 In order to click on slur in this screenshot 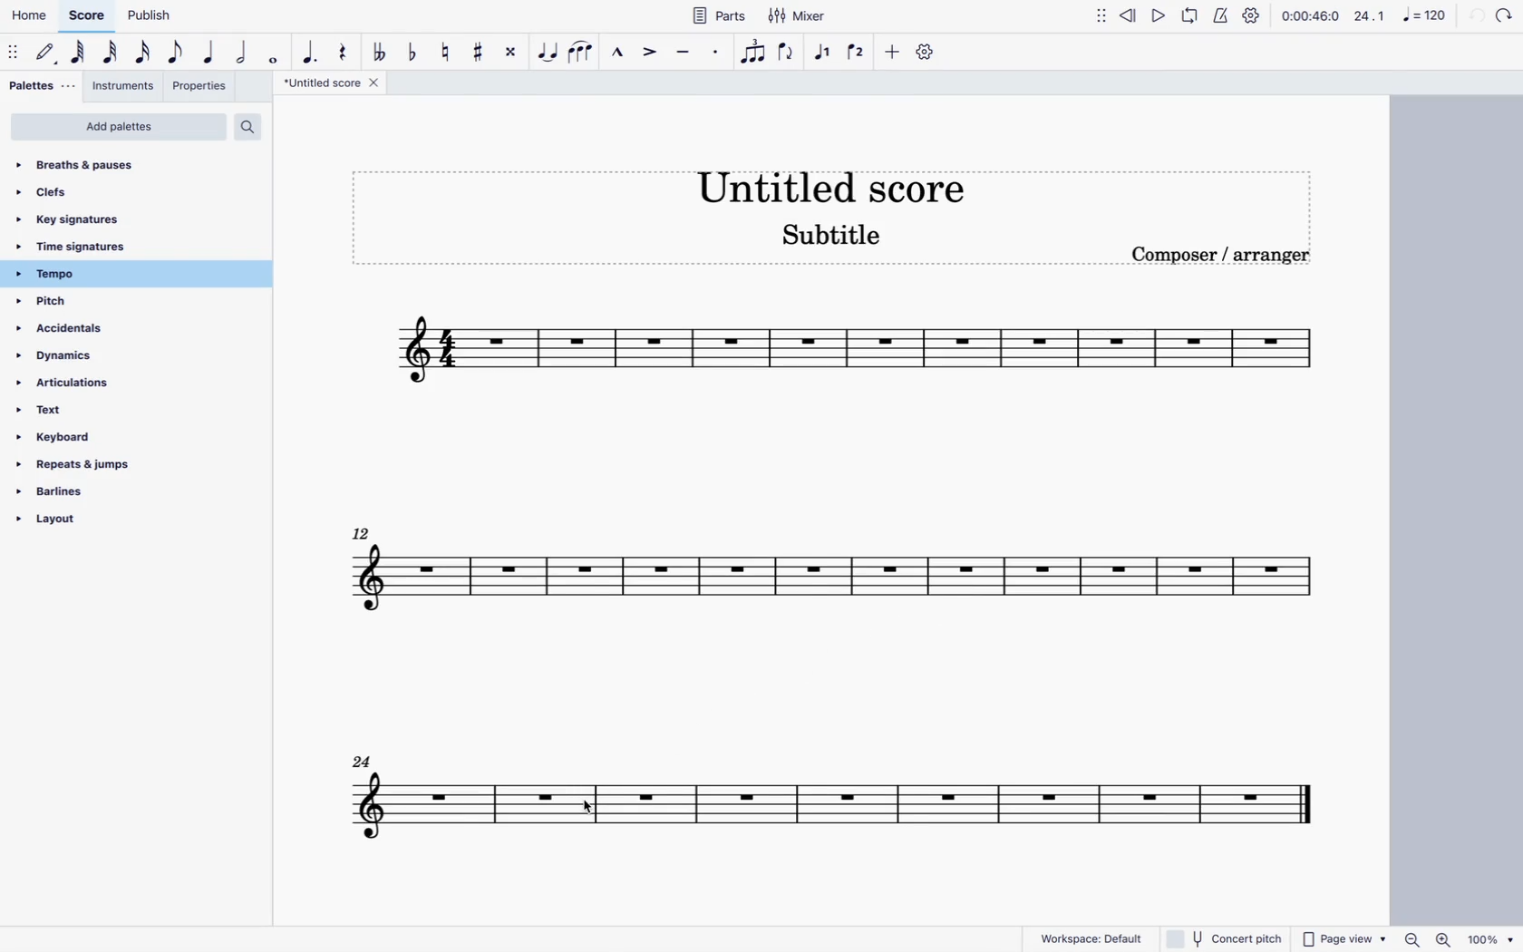, I will do `click(582, 53)`.